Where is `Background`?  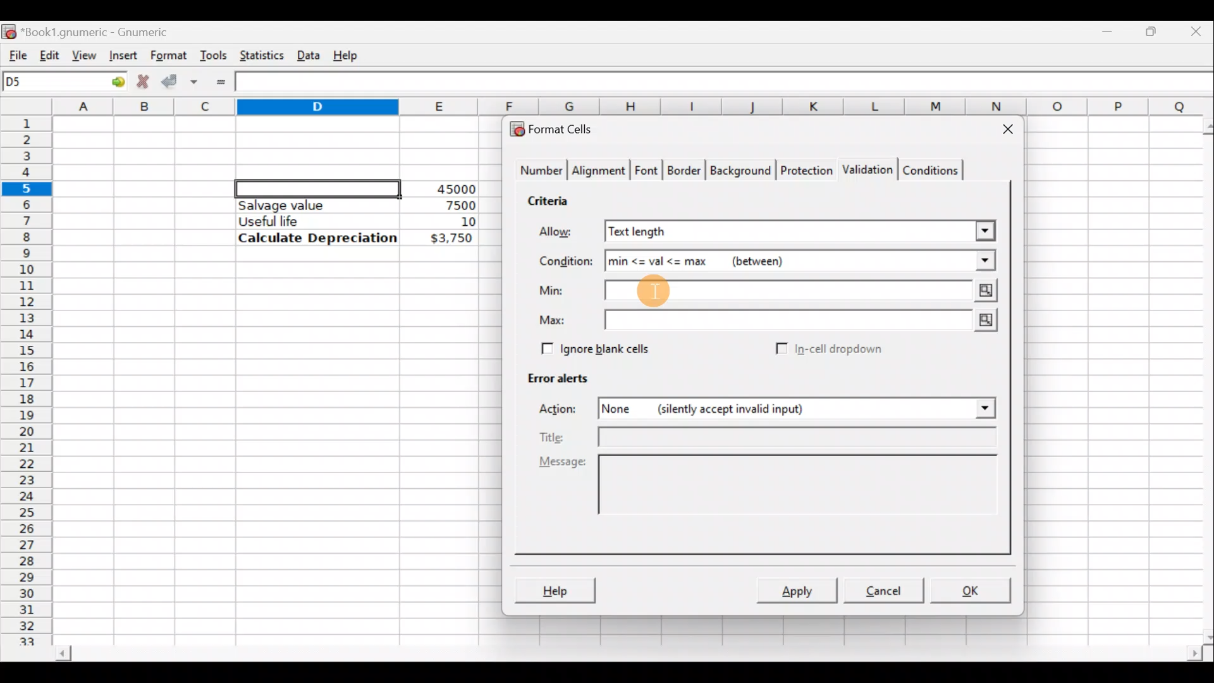
Background is located at coordinates (740, 169).